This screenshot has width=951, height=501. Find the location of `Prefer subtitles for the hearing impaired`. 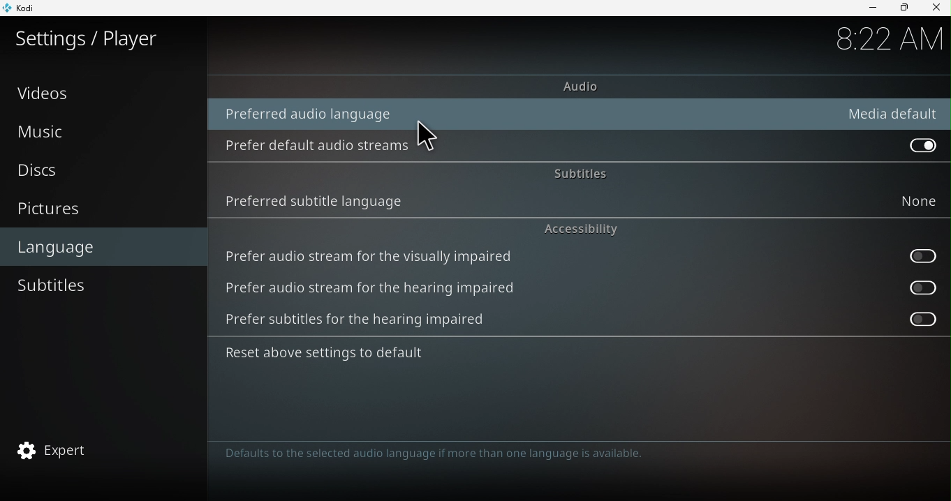

Prefer subtitles for the hearing impaired is located at coordinates (911, 320).